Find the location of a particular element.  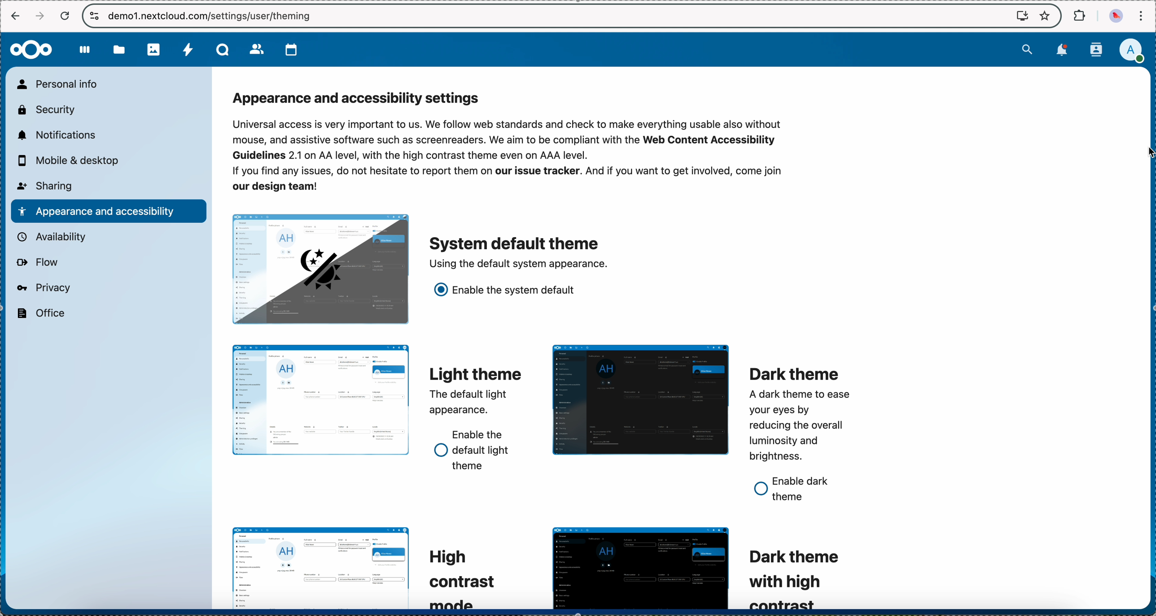

privacy is located at coordinates (45, 288).